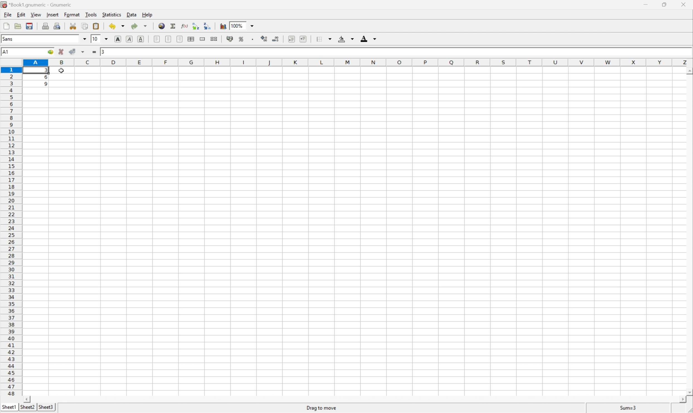 The width and height of the screenshot is (693, 413). Describe the element at coordinates (52, 14) in the screenshot. I see `Insert` at that location.